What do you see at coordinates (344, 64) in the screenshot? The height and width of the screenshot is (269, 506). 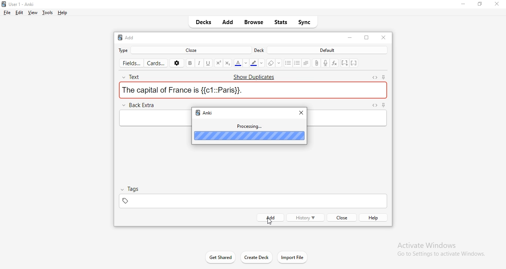 I see `add cloze` at bounding box center [344, 64].